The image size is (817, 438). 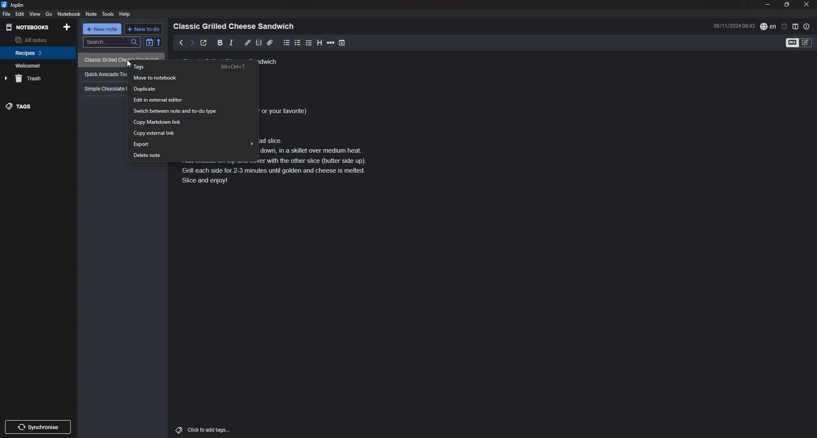 What do you see at coordinates (38, 52) in the screenshot?
I see `notebook` at bounding box center [38, 52].